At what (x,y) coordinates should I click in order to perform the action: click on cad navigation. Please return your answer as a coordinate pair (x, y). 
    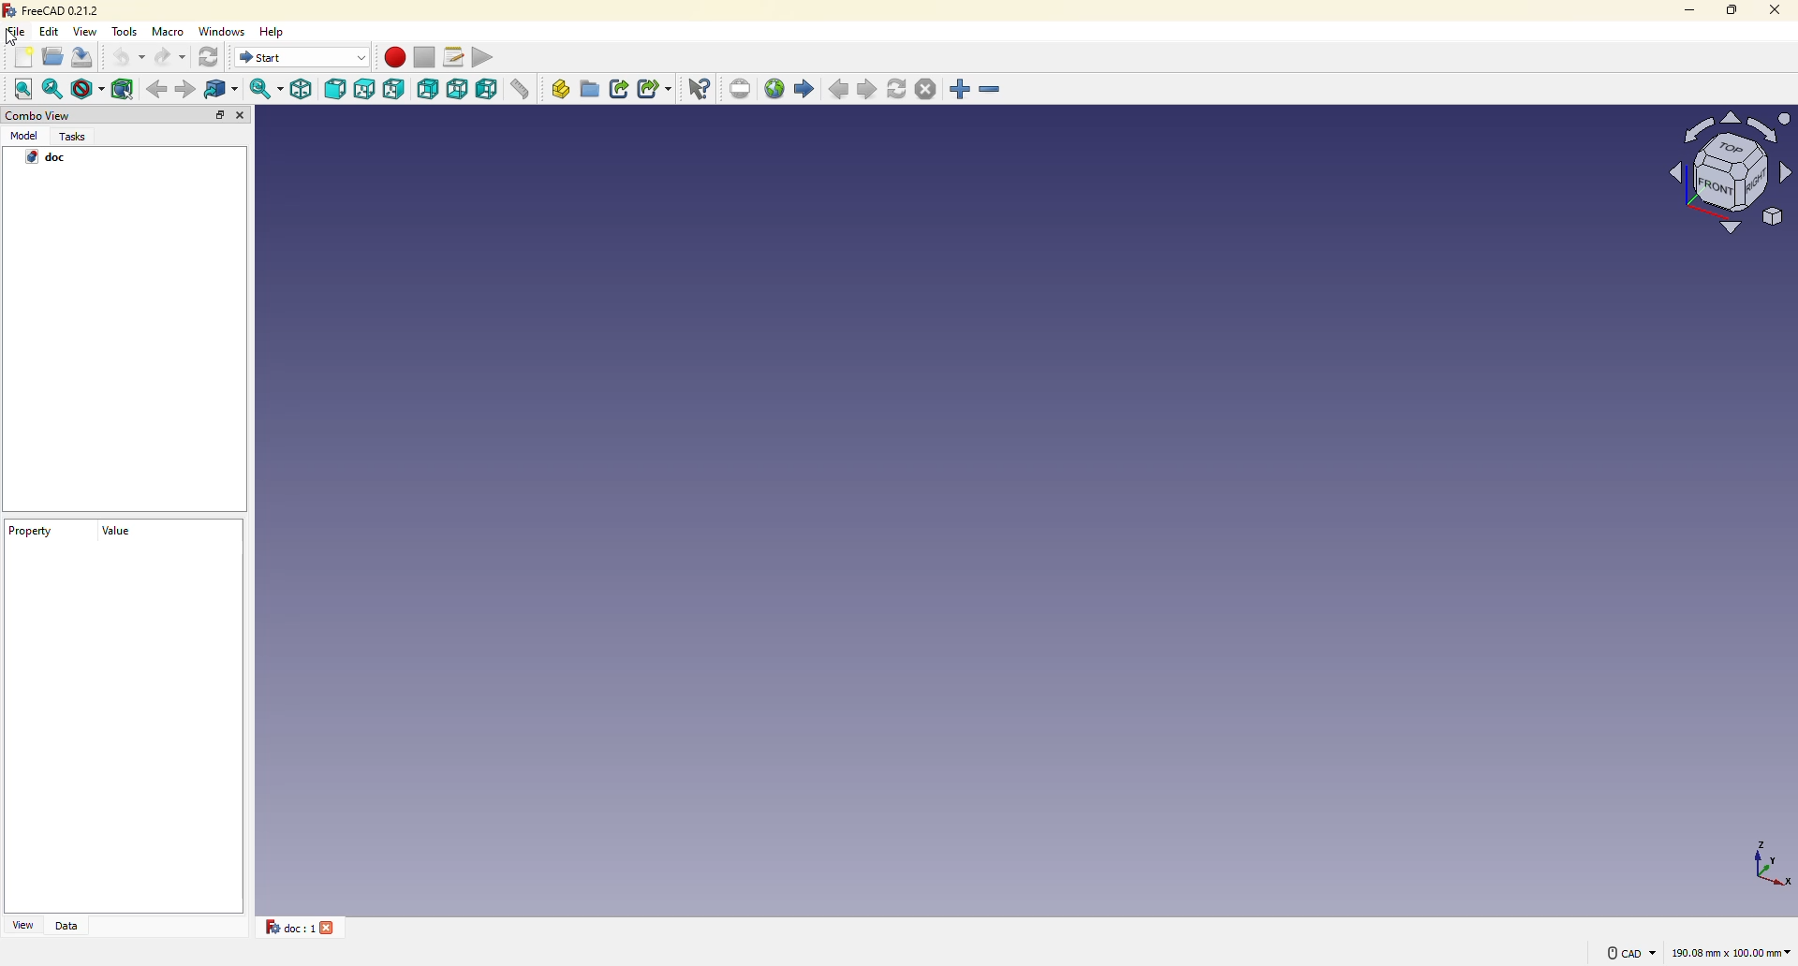
    Looking at the image, I should click on (1629, 952).